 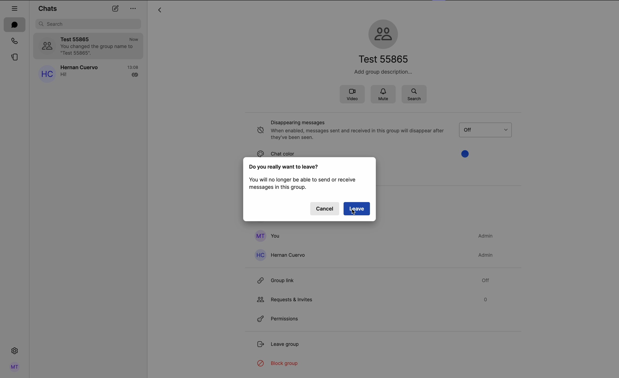 What do you see at coordinates (284, 167) in the screenshot?
I see `do you really want to leave?` at bounding box center [284, 167].